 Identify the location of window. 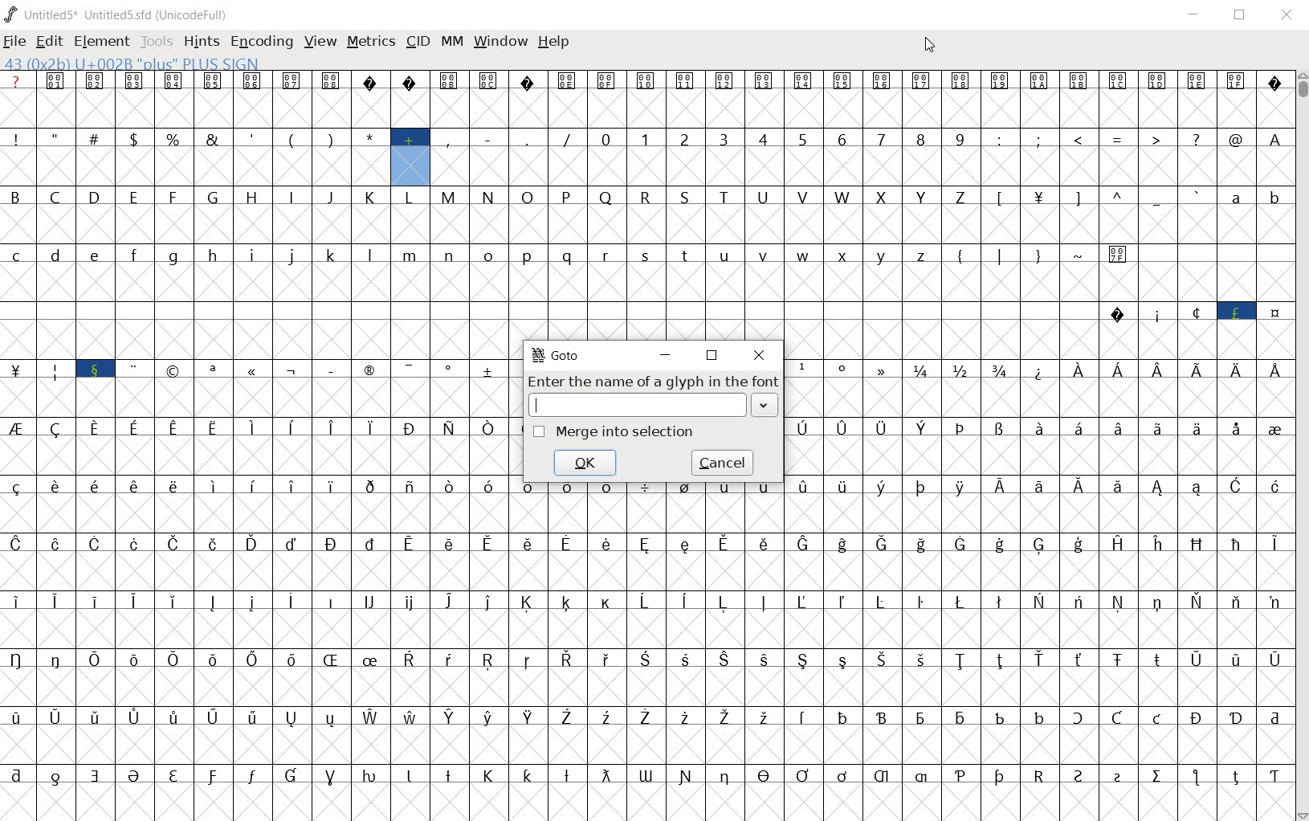
(500, 42).